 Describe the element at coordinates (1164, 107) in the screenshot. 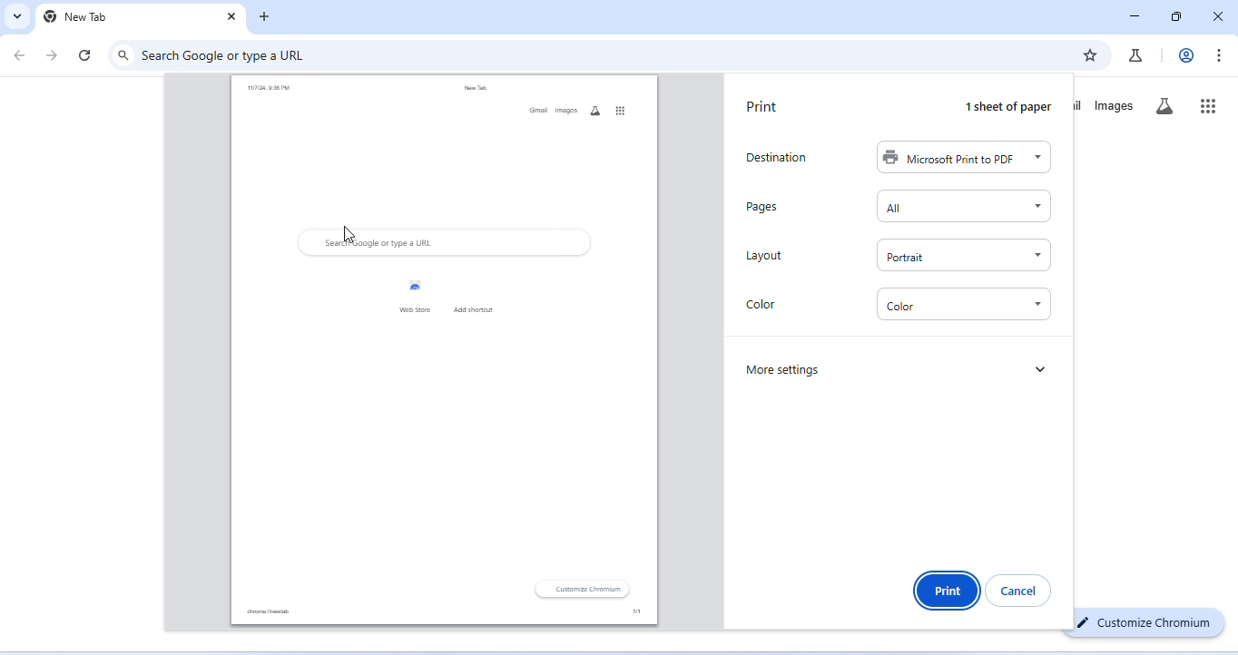

I see `search labs` at that location.